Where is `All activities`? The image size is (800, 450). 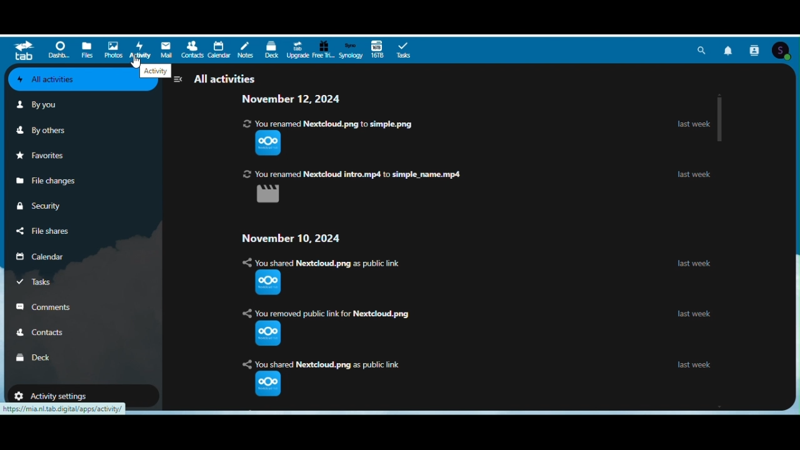
All activities is located at coordinates (218, 77).